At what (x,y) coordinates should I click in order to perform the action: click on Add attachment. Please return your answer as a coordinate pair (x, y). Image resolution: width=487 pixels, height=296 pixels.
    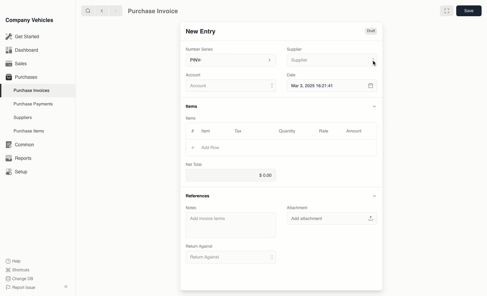
    Looking at the image, I should click on (331, 218).